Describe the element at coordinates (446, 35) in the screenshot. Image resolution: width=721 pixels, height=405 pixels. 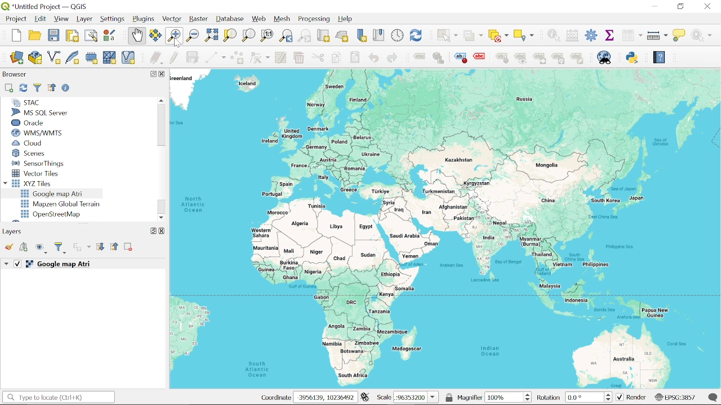
I see `Select features by area or single click` at that location.